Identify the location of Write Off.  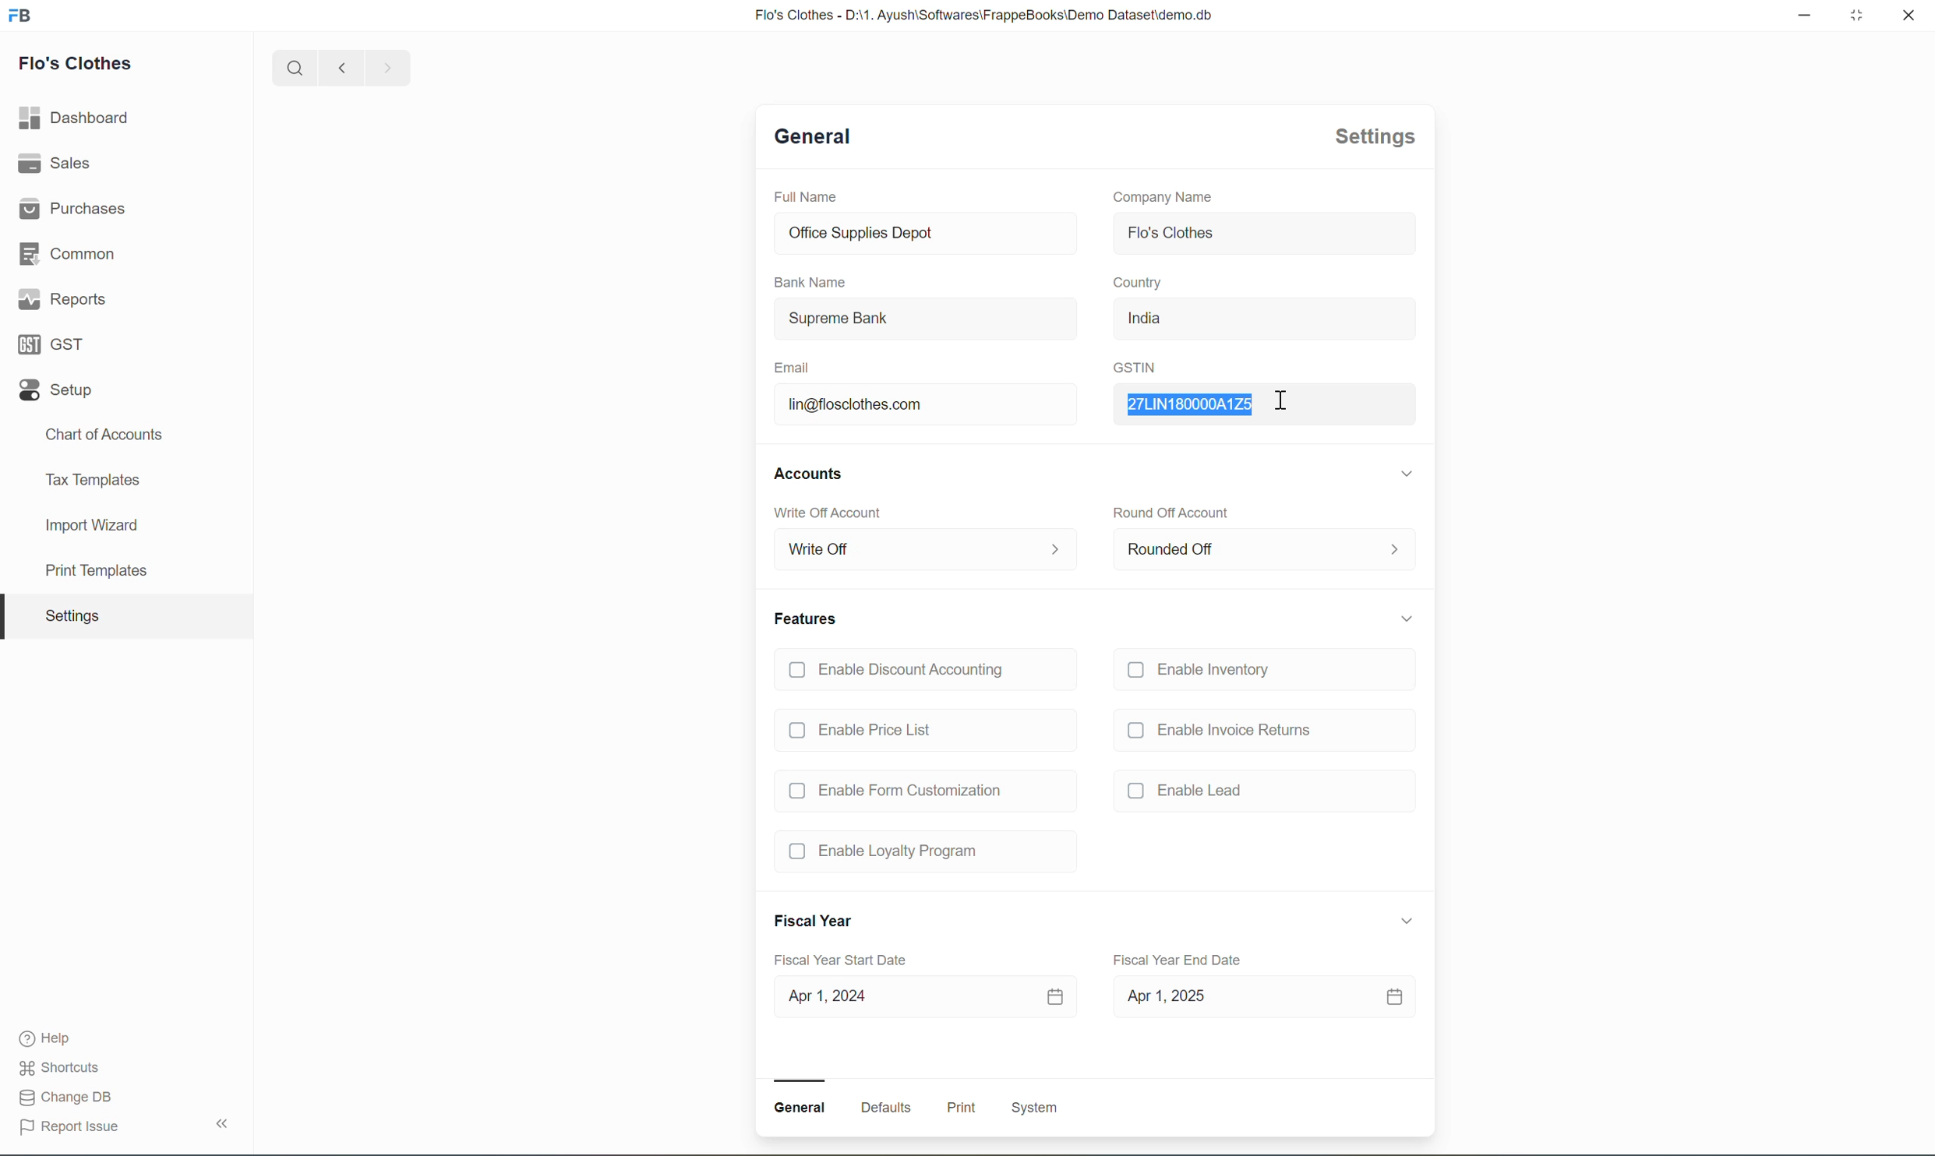
(924, 551).